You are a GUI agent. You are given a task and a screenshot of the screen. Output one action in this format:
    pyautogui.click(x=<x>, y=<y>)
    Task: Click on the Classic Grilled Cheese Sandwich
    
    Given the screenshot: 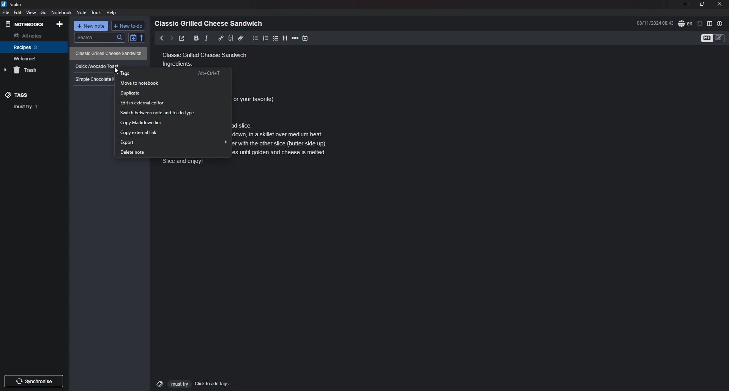 What is the action you would take?
    pyautogui.click(x=109, y=53)
    